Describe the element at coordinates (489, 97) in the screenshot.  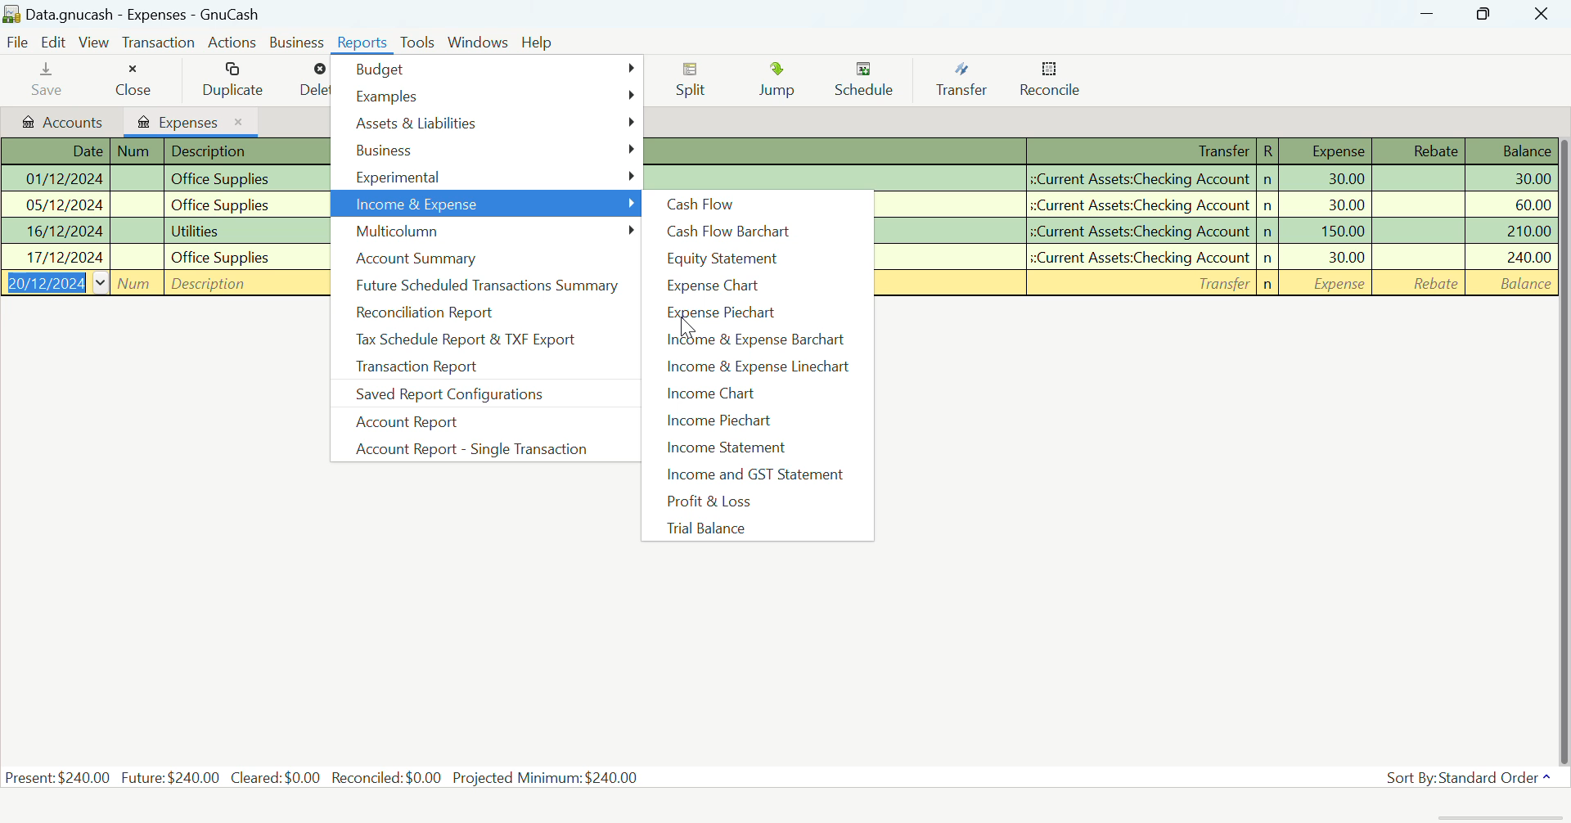
I see `Examples` at that location.